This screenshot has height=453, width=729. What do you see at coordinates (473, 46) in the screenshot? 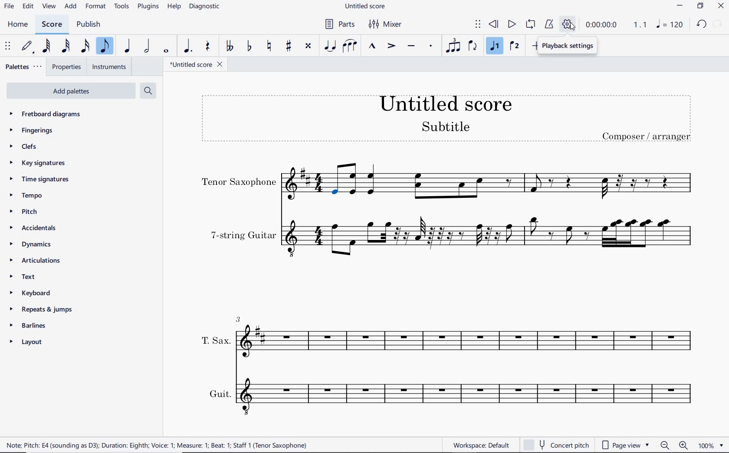
I see `FLIP DIRECTION` at bounding box center [473, 46].